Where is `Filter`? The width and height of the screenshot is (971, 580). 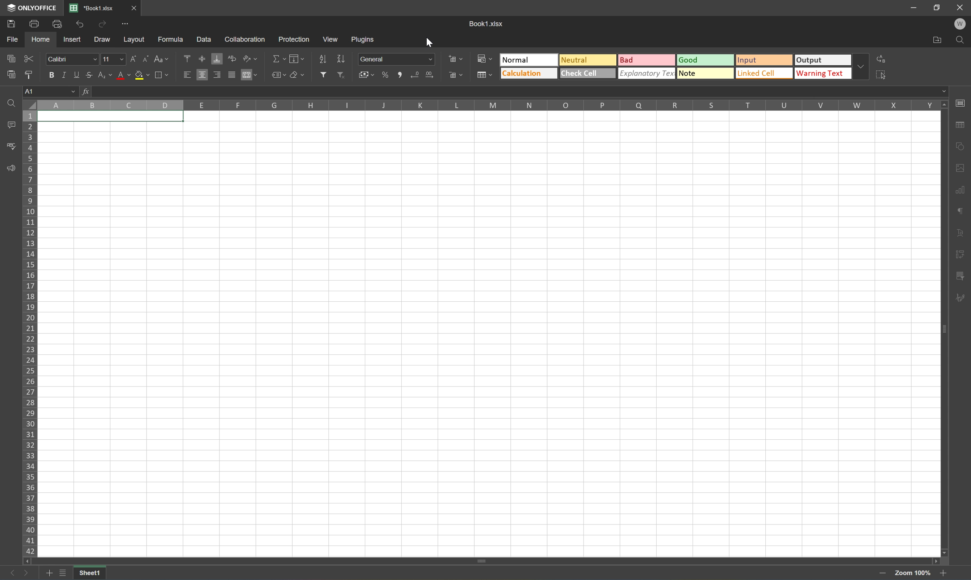
Filter is located at coordinates (323, 75).